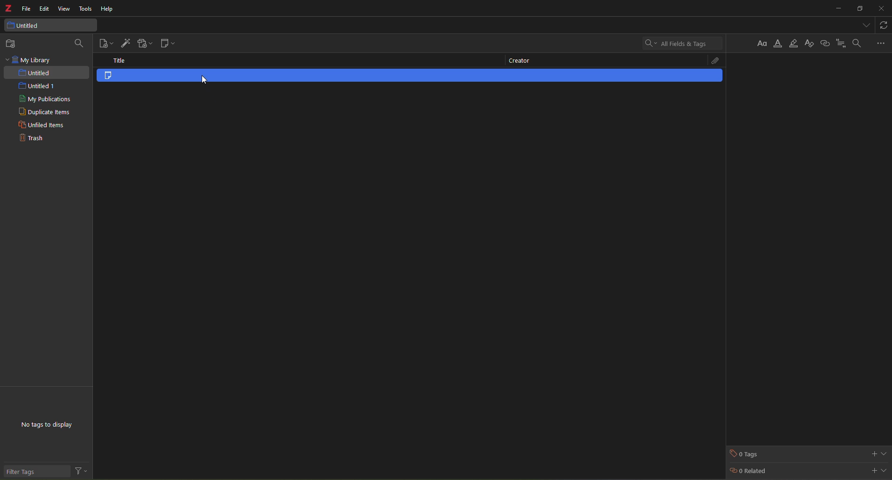  Describe the element at coordinates (45, 9) in the screenshot. I see `edit` at that location.